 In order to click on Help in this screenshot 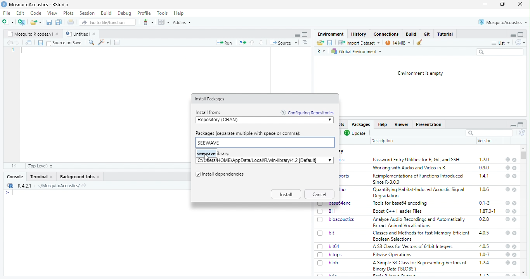, I will do `click(179, 14)`.